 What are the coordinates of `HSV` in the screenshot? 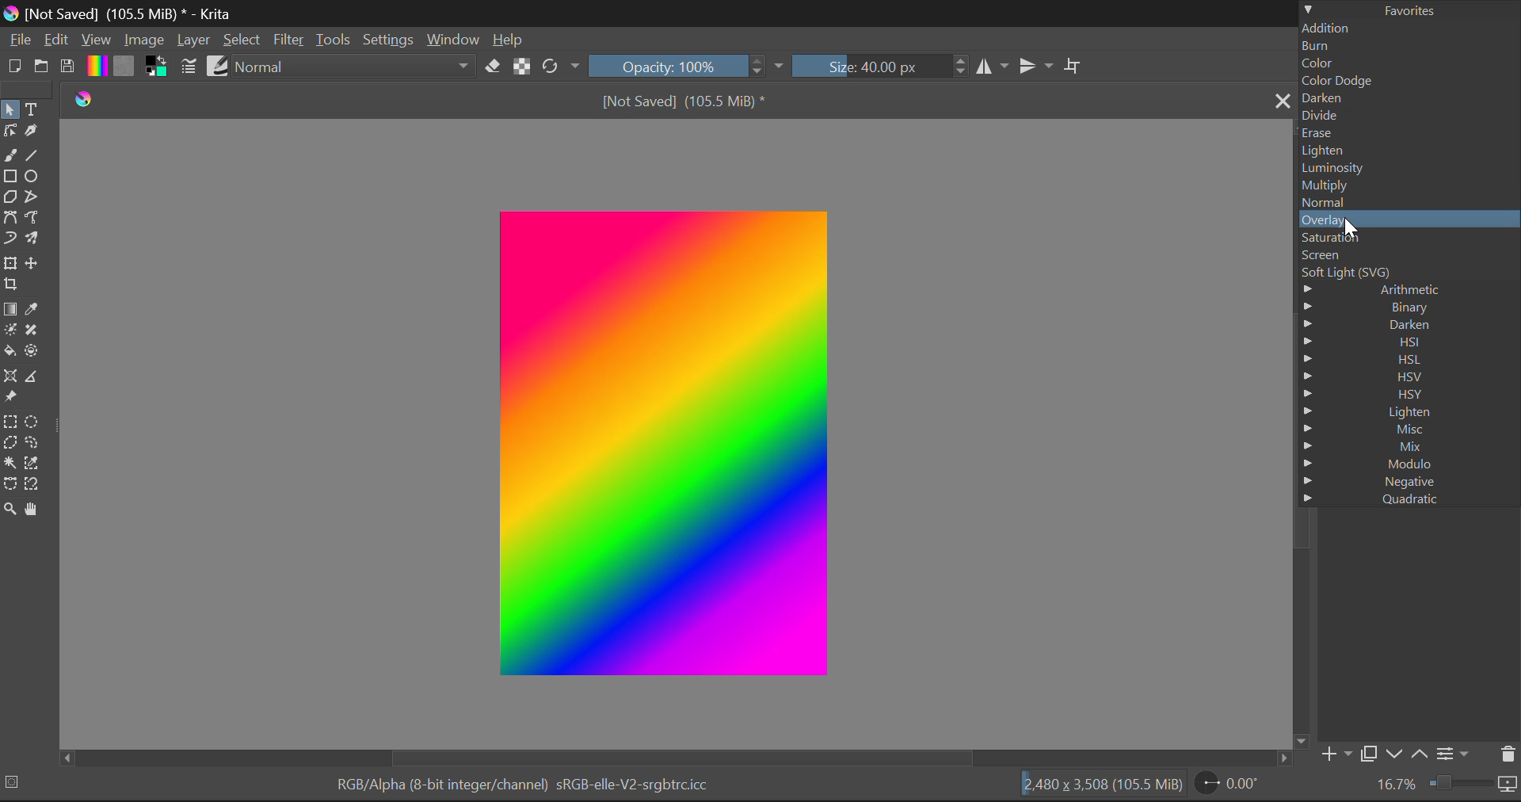 It's located at (1407, 377).